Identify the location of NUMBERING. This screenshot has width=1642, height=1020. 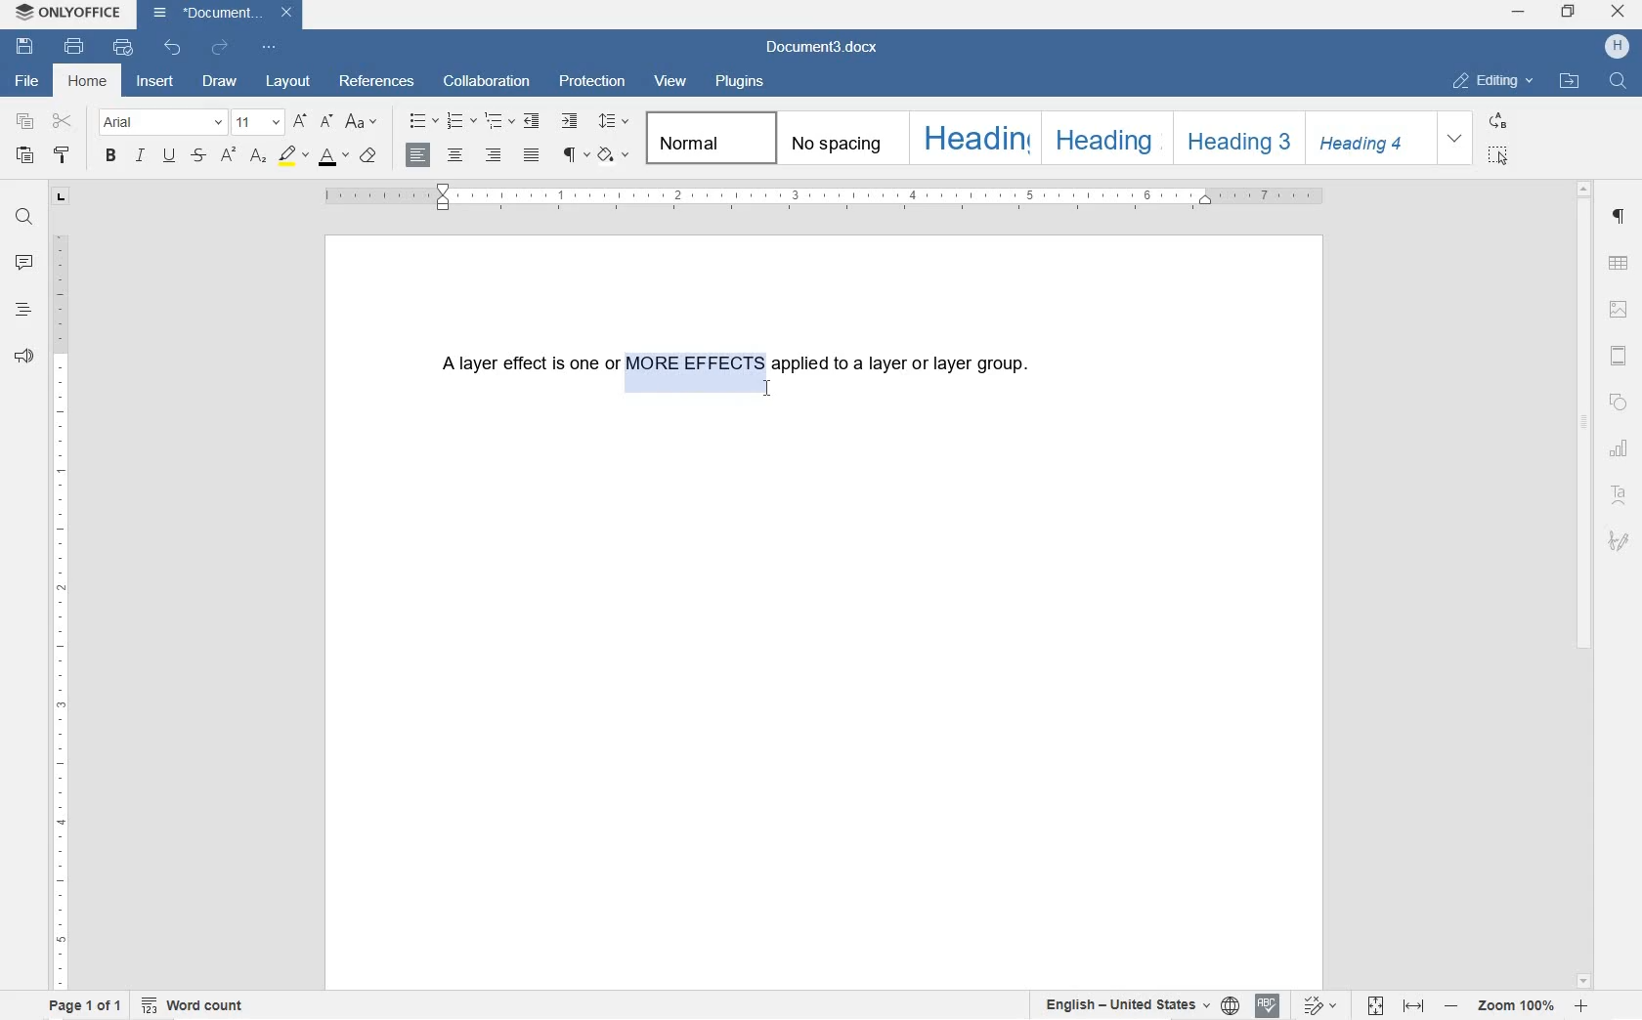
(462, 122).